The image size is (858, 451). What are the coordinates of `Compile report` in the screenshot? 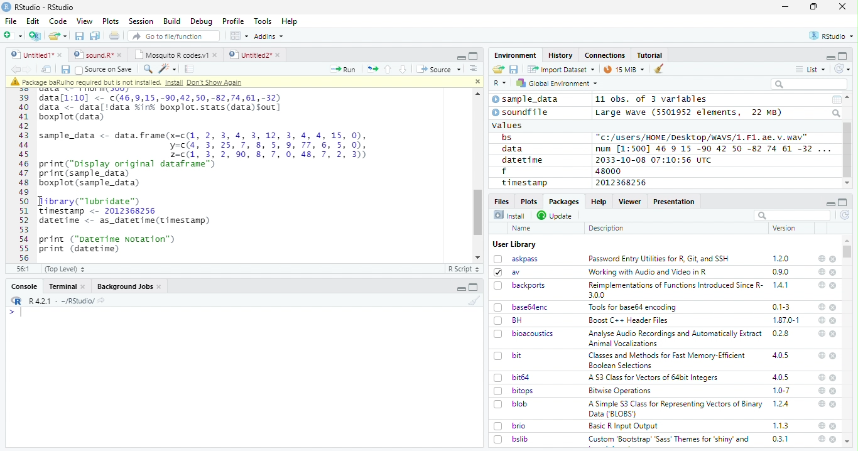 It's located at (190, 69).